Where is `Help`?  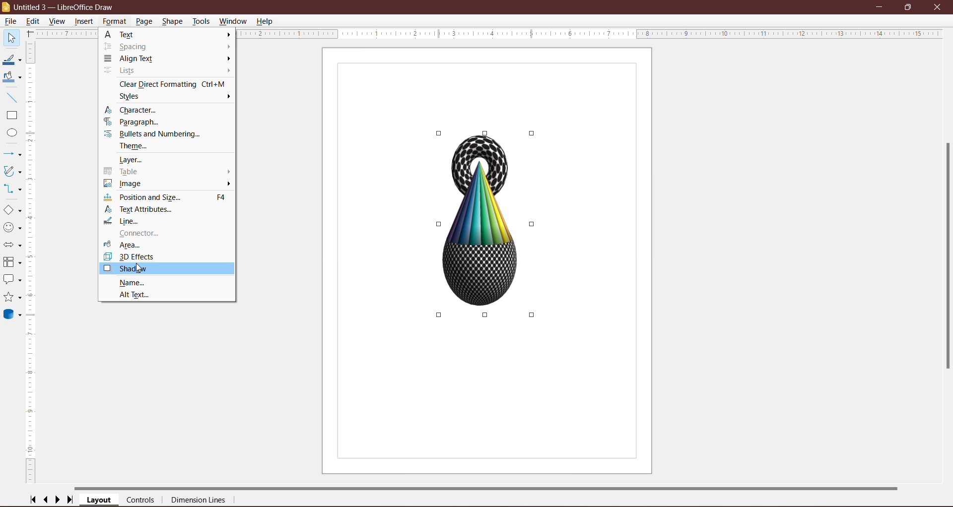 Help is located at coordinates (266, 22).